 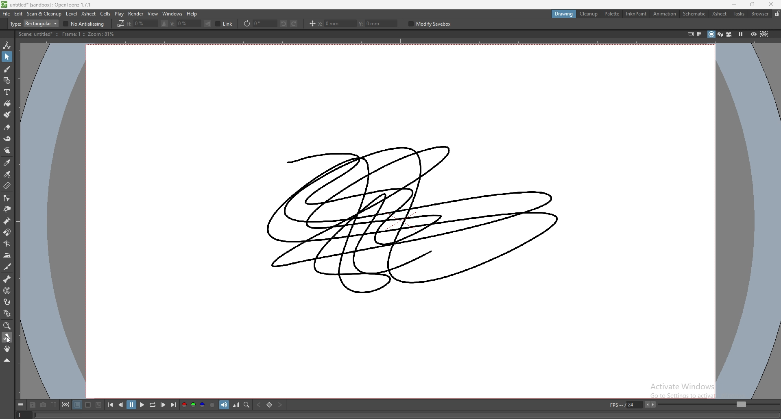 I want to click on zoom, so click(x=7, y=326).